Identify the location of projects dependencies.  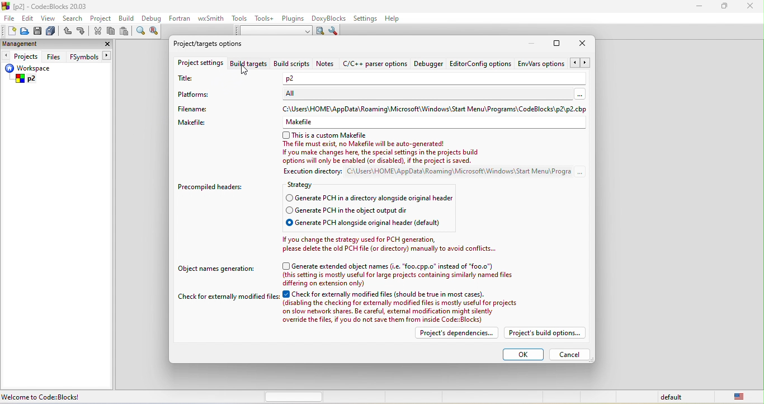
(459, 335).